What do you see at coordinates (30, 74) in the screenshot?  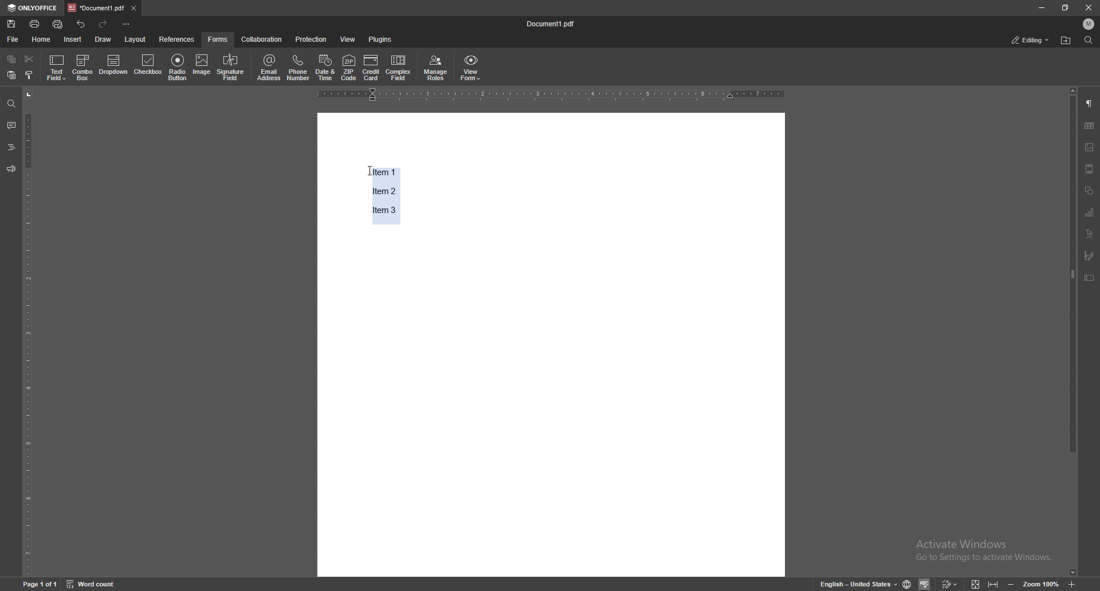 I see `copy style` at bounding box center [30, 74].